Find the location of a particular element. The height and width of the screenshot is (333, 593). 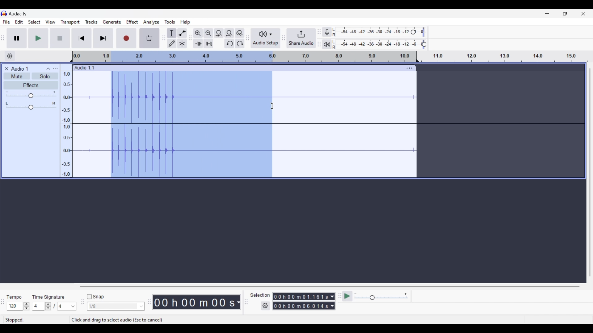

Show interface in a smaller tab is located at coordinates (565, 14).